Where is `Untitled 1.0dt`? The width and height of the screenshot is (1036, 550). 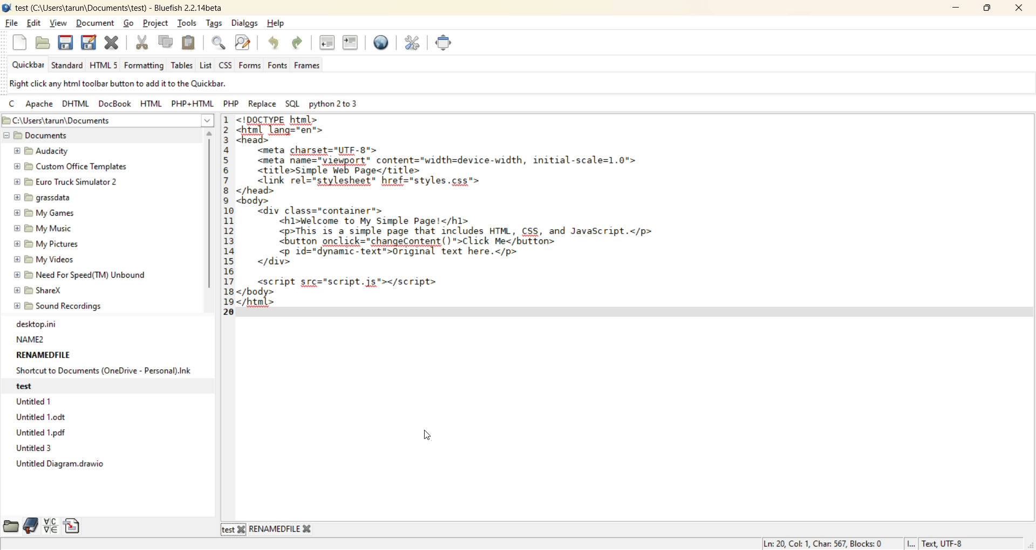 Untitled 1.0dt is located at coordinates (50, 416).